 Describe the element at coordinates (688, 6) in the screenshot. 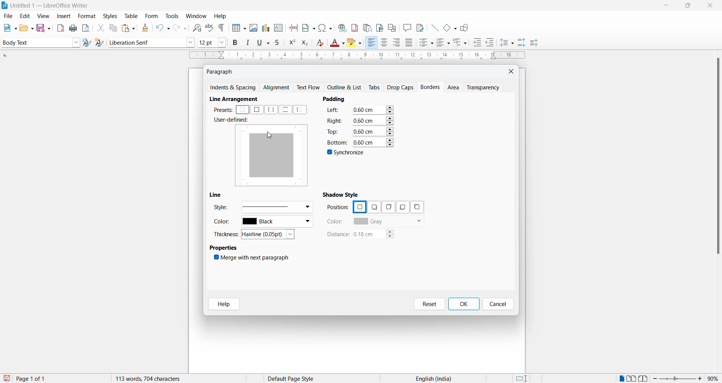

I see `maximize` at that location.